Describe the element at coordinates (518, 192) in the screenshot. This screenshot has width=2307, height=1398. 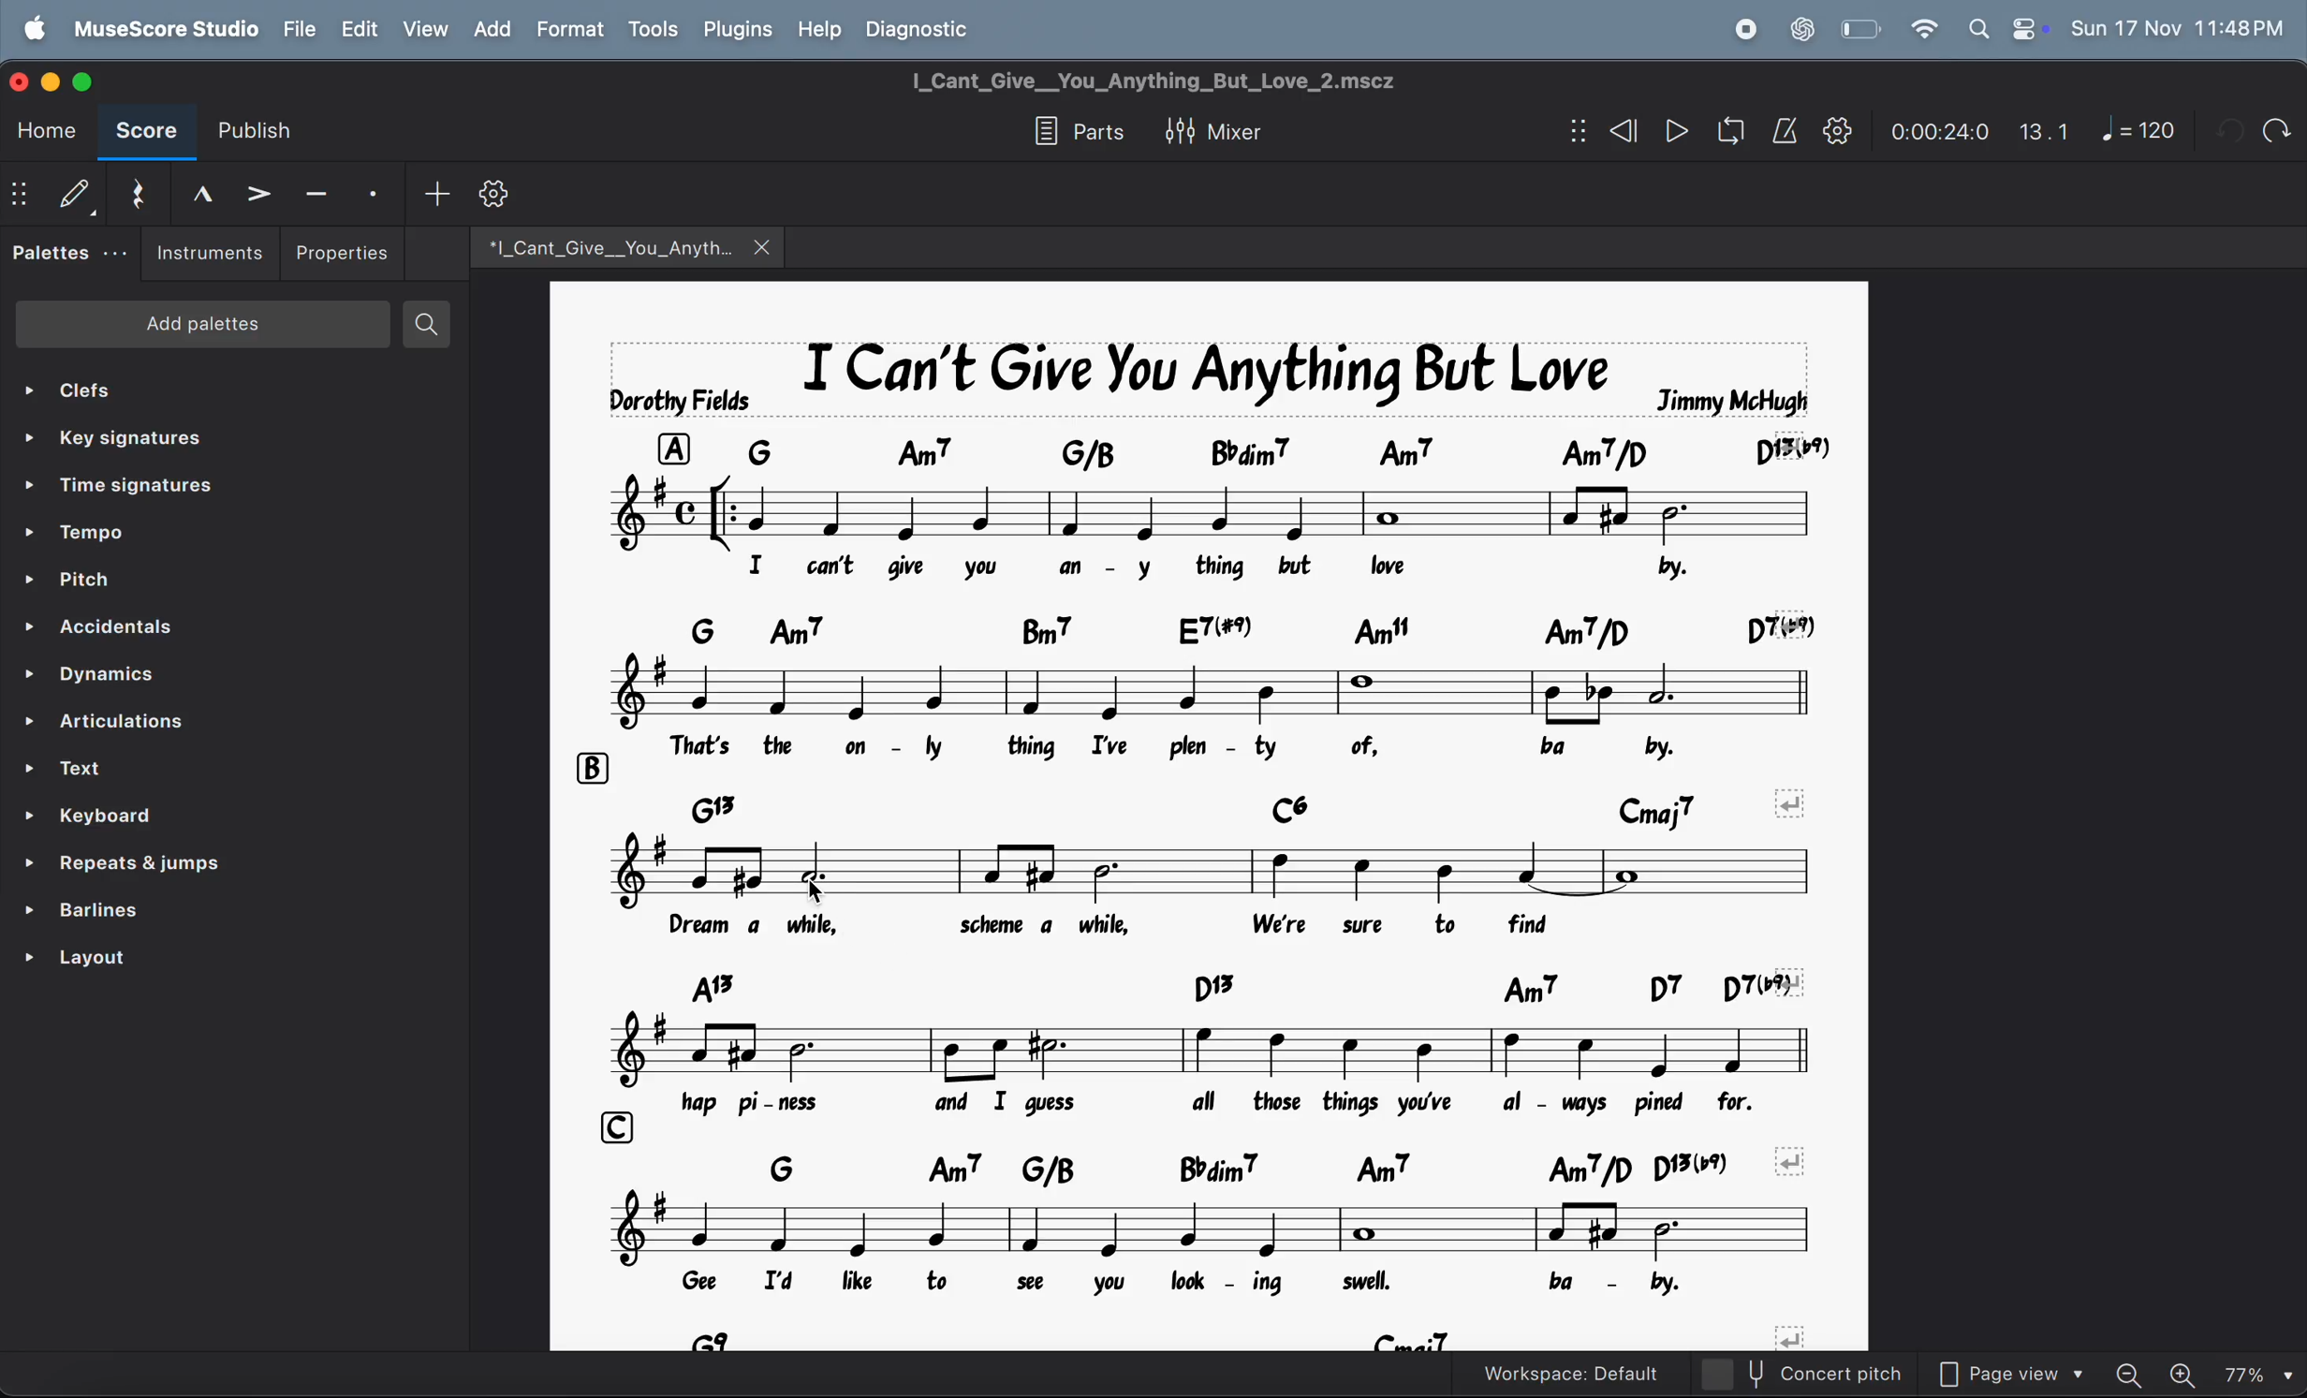
I see `customize tool bar` at that location.